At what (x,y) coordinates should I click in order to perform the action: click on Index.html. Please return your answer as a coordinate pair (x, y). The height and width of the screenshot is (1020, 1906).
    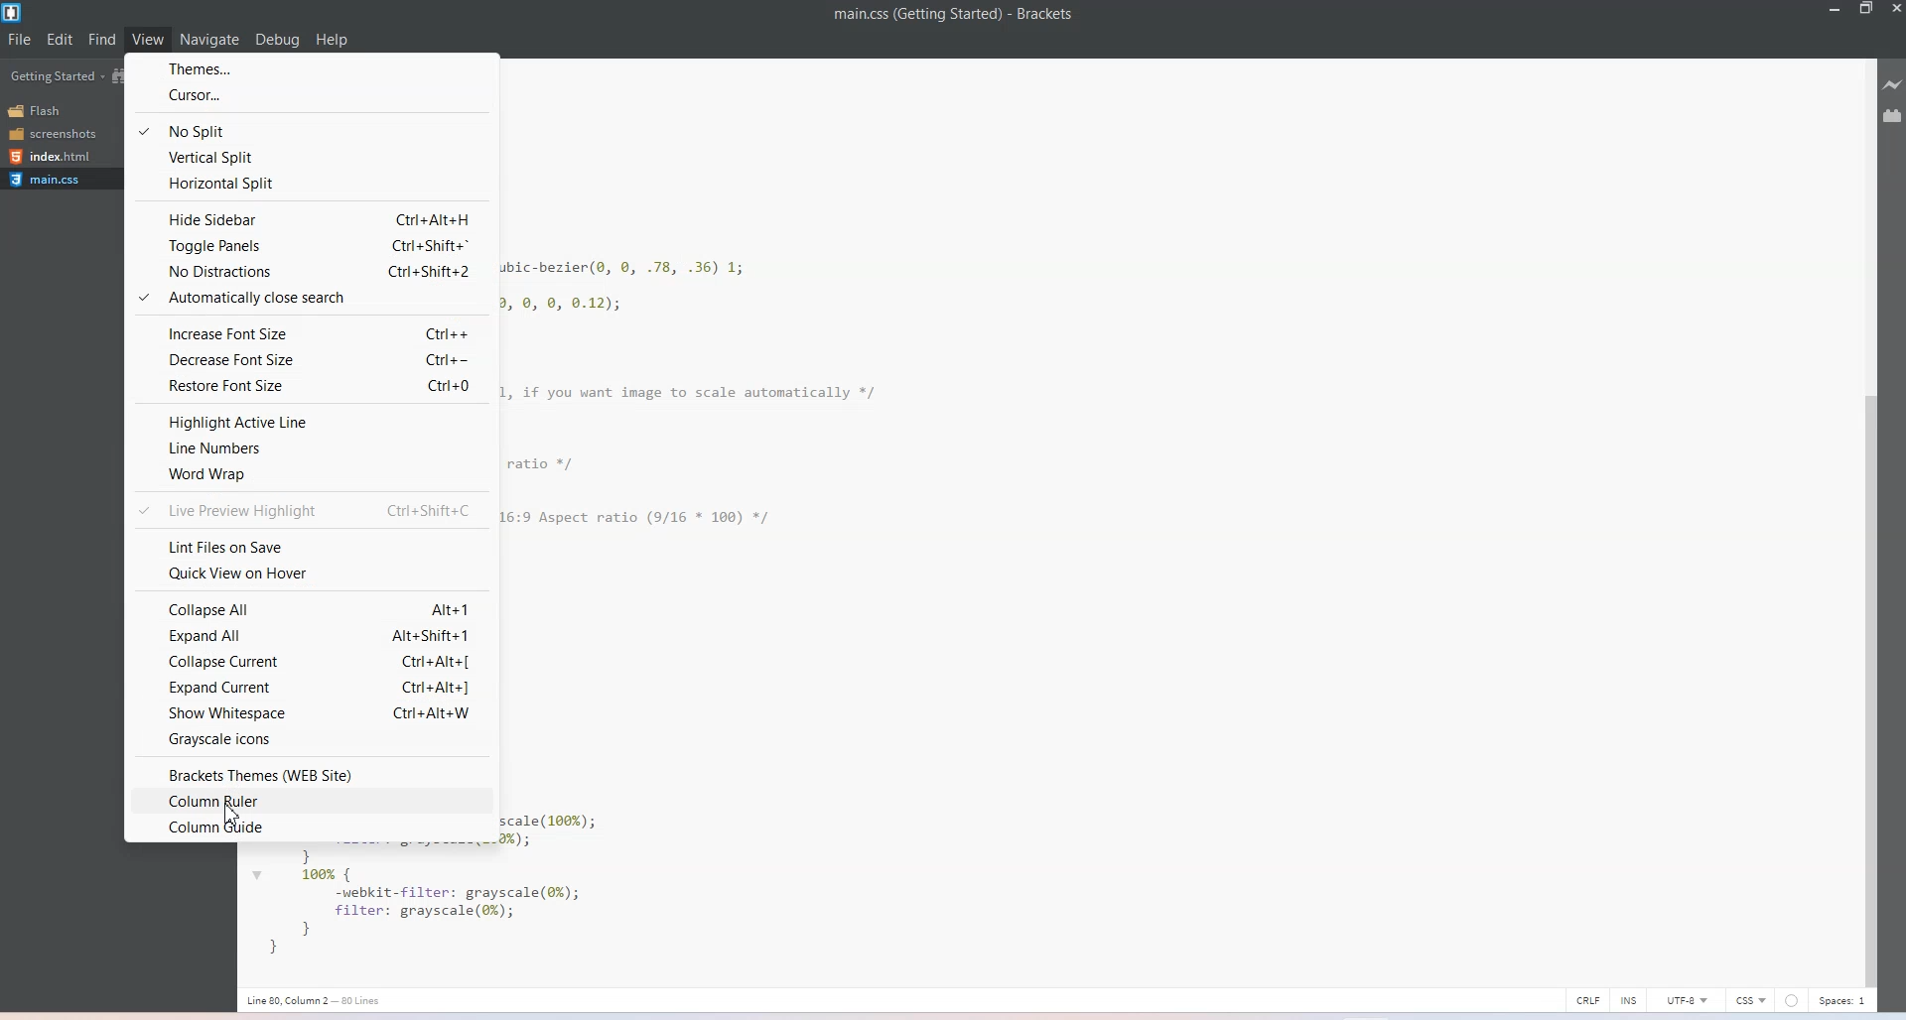
    Looking at the image, I should click on (59, 156).